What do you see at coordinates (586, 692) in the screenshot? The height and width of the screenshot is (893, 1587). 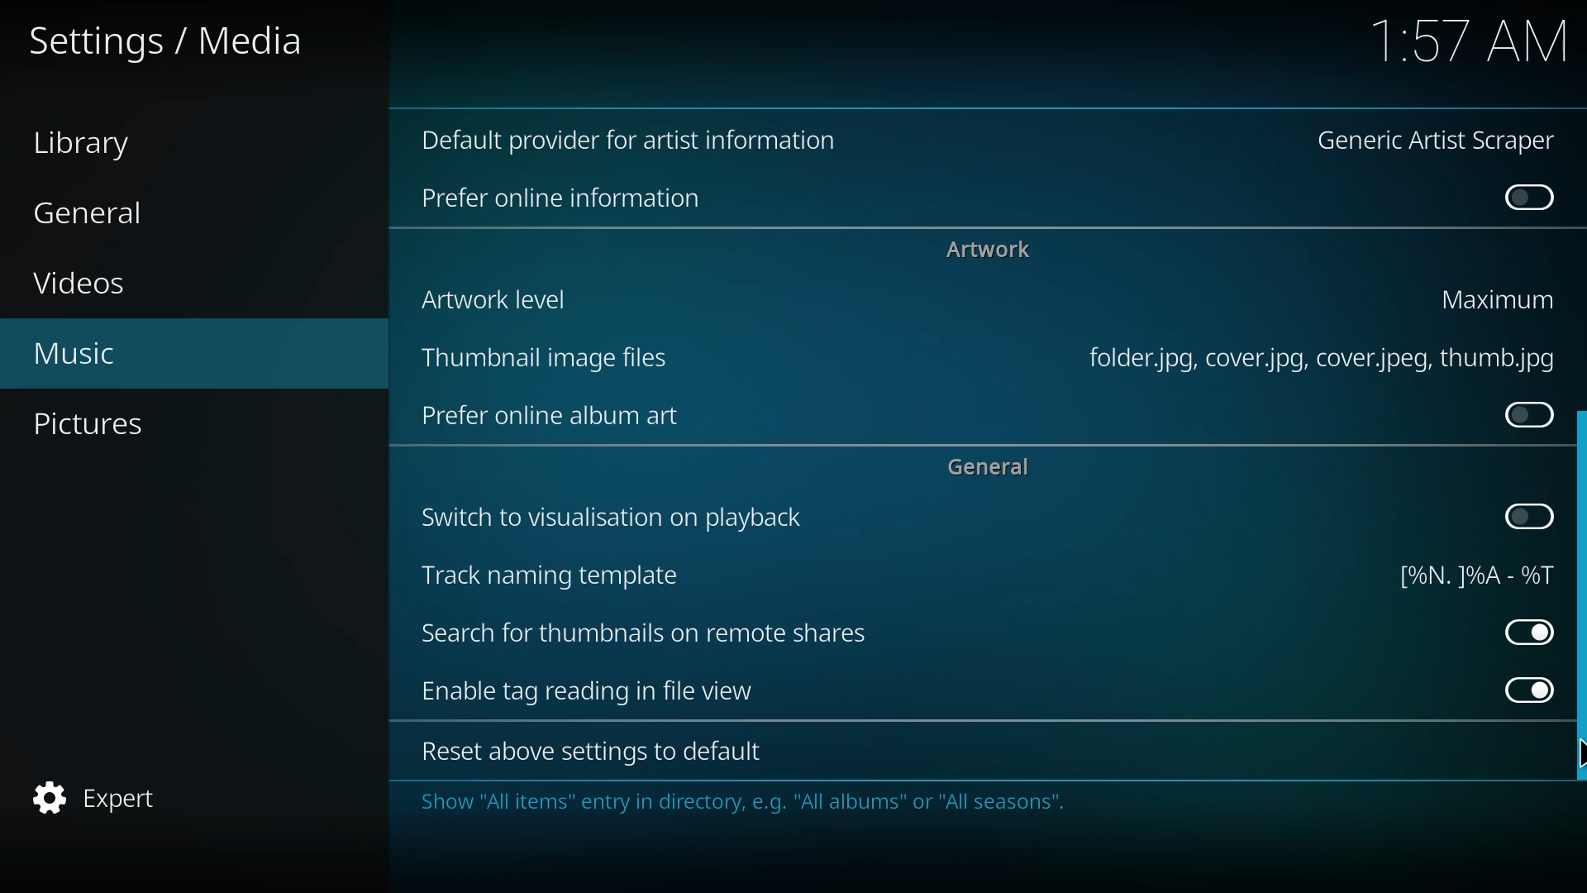 I see `enable tag reading` at bounding box center [586, 692].